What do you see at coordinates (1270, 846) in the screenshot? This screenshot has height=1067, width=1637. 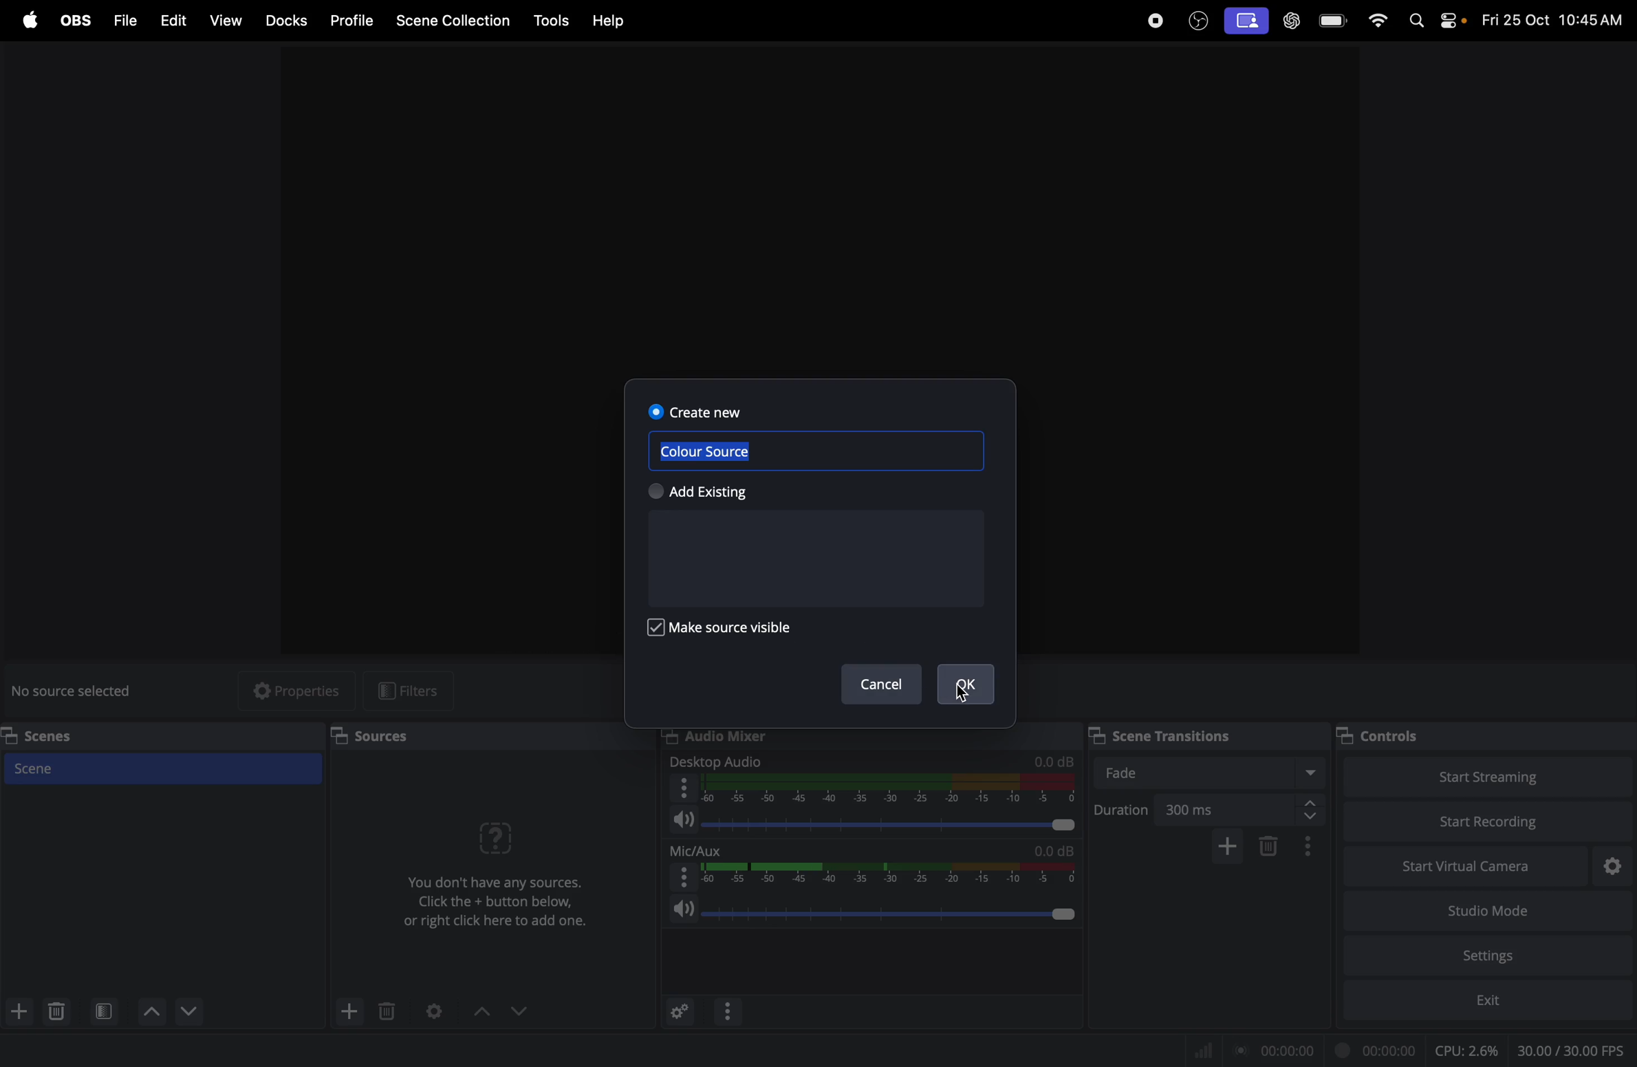 I see `remove configurable` at bounding box center [1270, 846].